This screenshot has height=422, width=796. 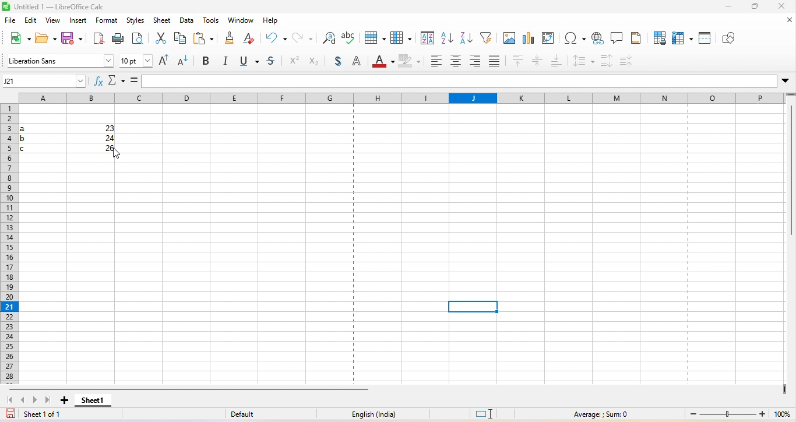 I want to click on align bottom, so click(x=555, y=61).